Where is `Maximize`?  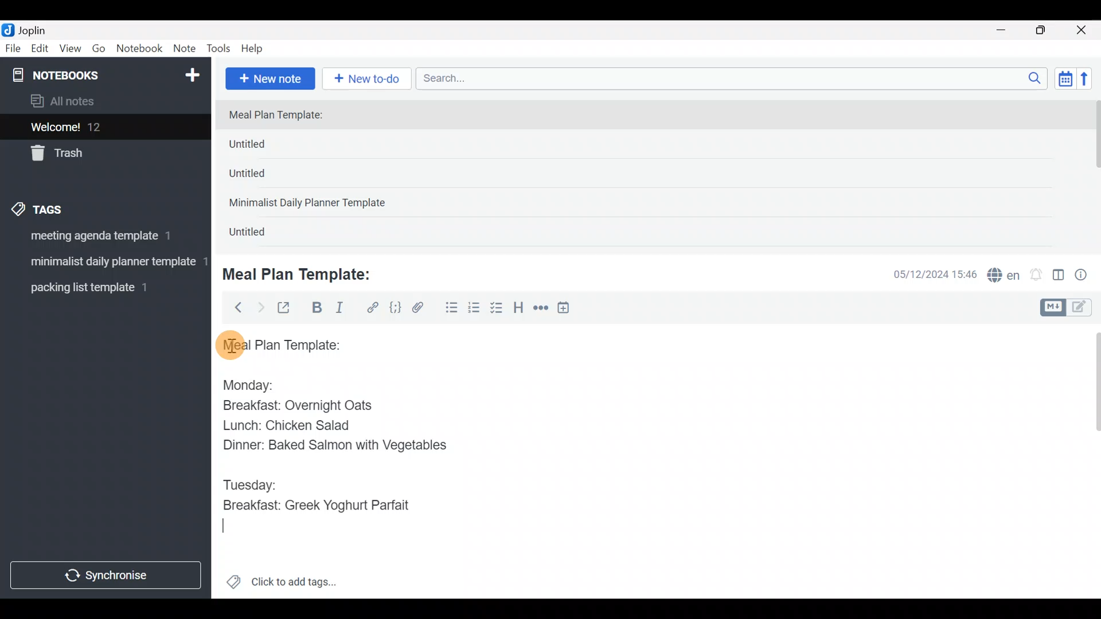
Maximize is located at coordinates (1048, 30).